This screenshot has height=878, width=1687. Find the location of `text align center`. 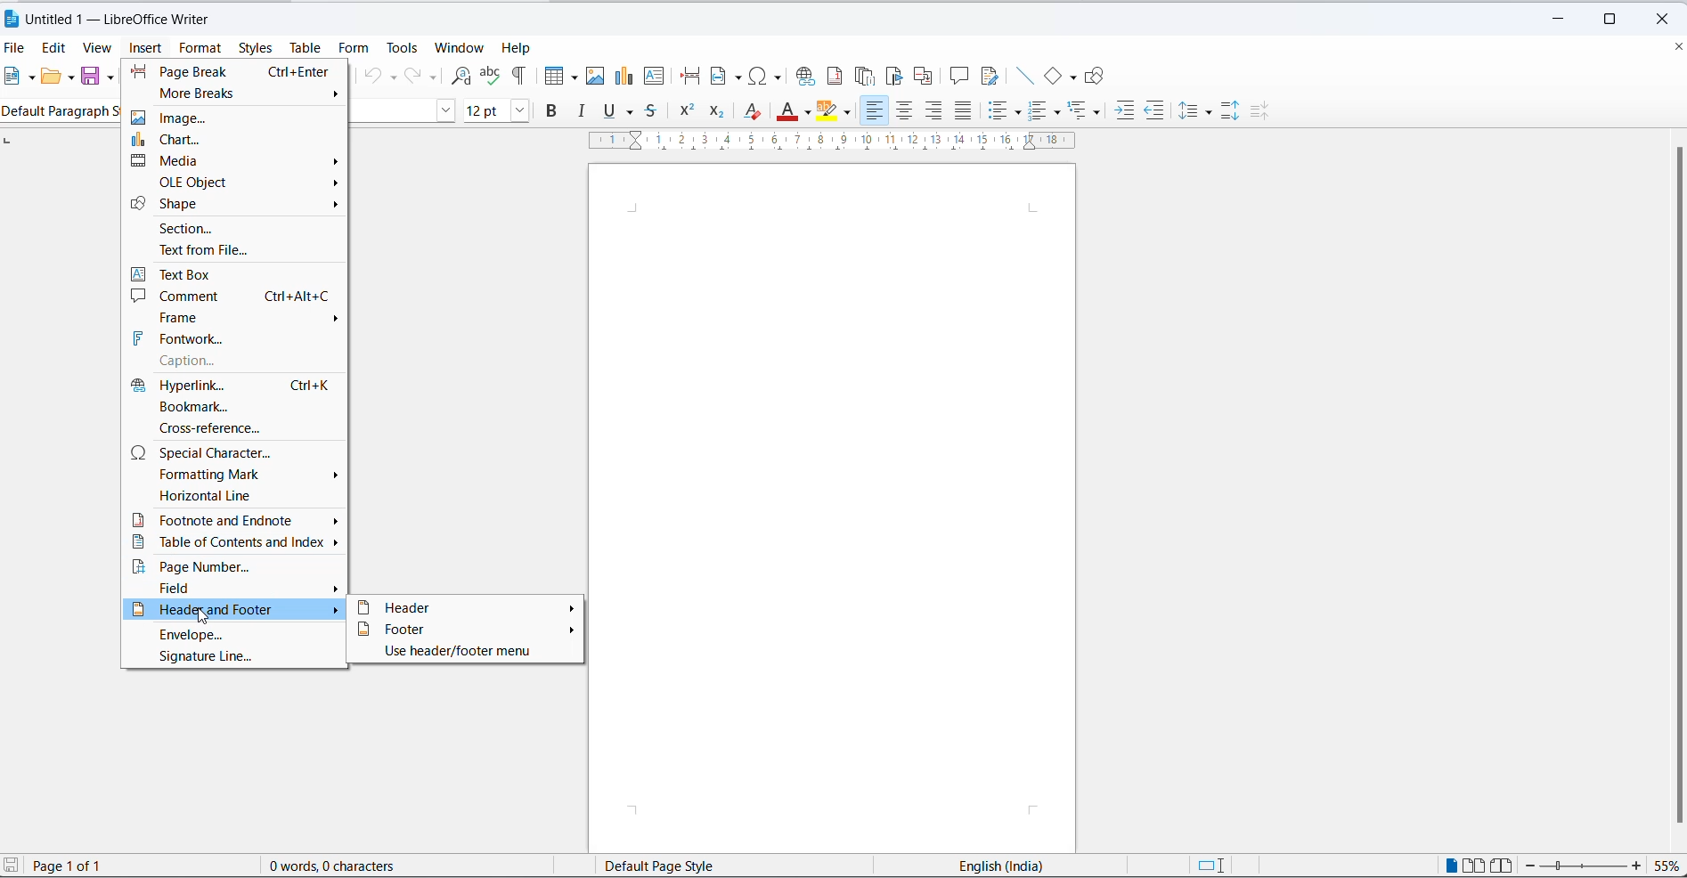

text align center is located at coordinates (902, 111).